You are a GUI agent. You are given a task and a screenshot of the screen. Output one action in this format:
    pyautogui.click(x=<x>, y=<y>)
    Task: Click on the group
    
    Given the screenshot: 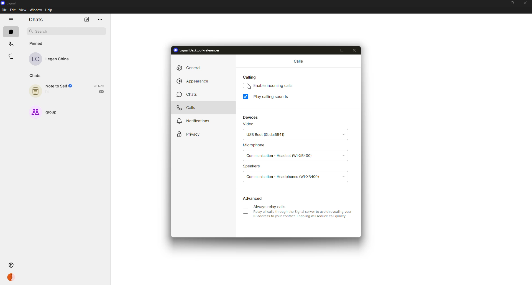 What is the action you would take?
    pyautogui.click(x=44, y=112)
    